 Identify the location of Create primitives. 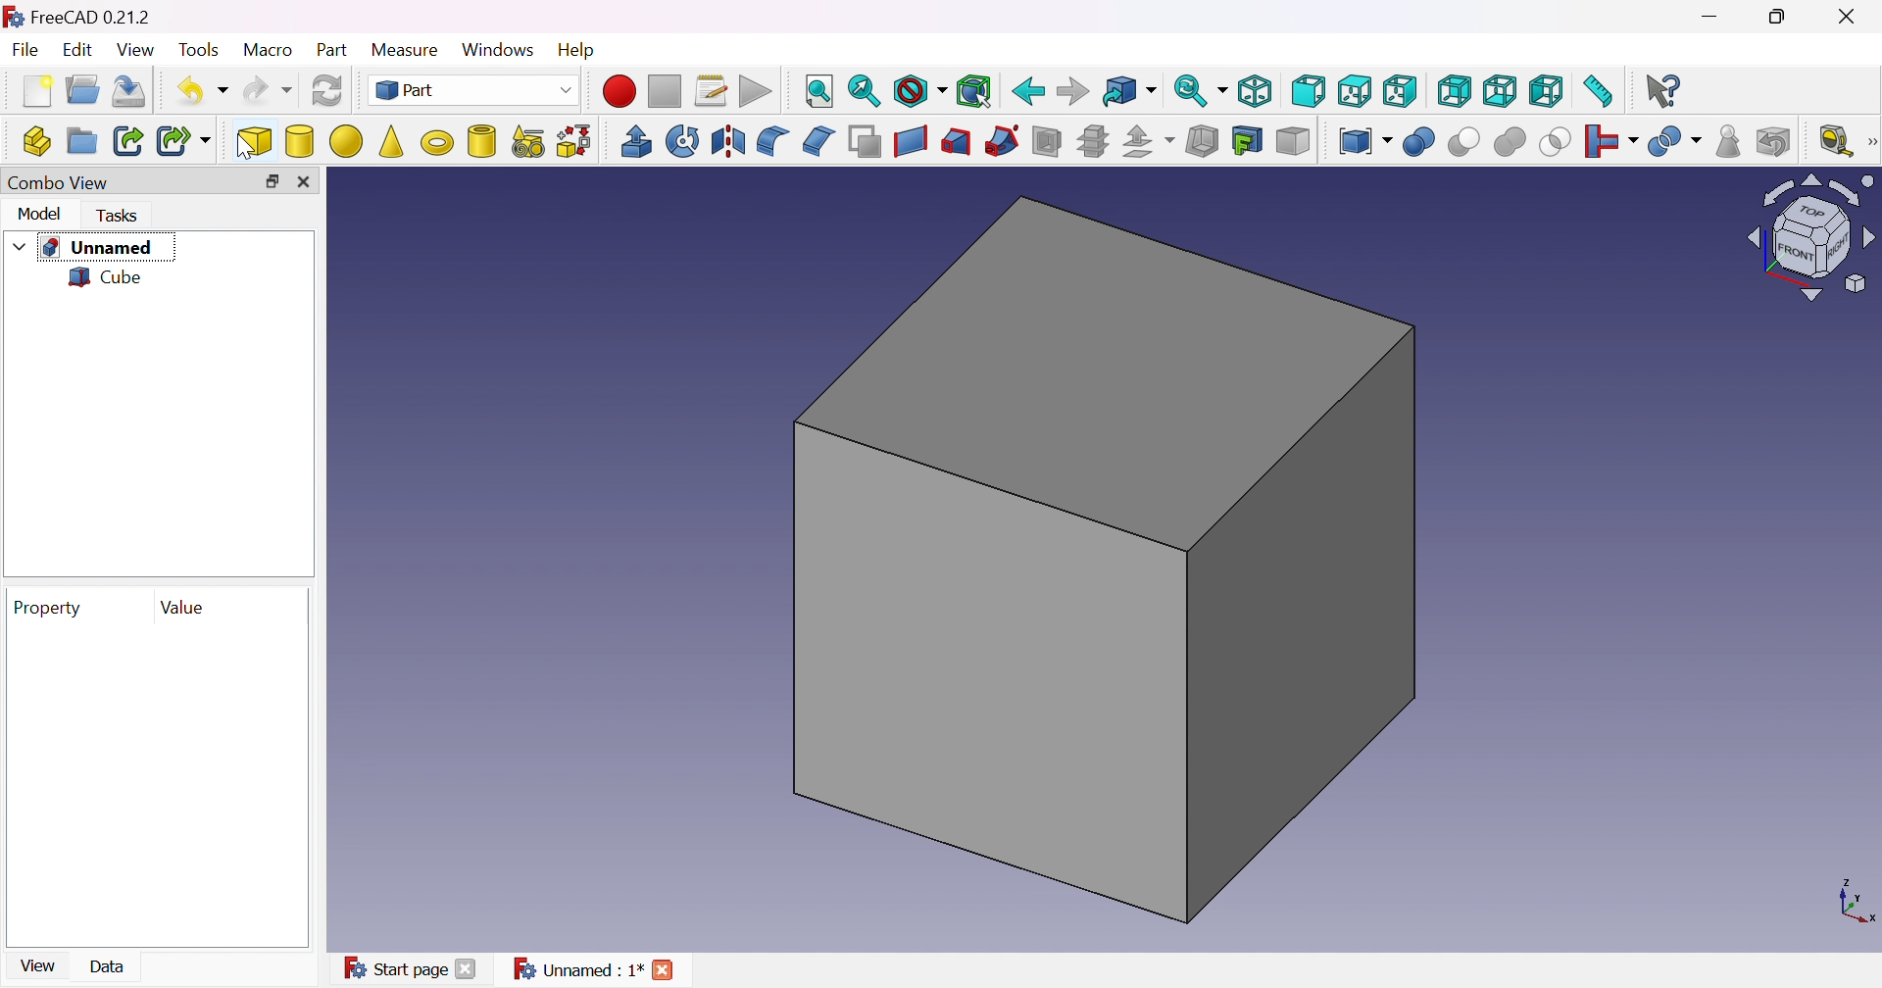
(526, 141).